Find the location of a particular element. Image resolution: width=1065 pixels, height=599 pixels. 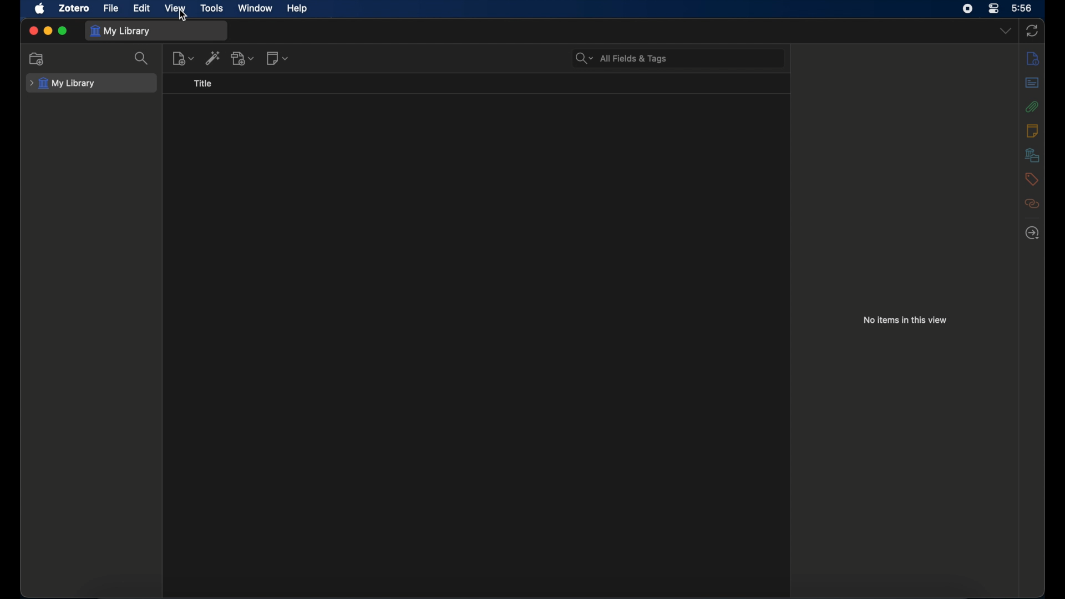

close is located at coordinates (33, 31).